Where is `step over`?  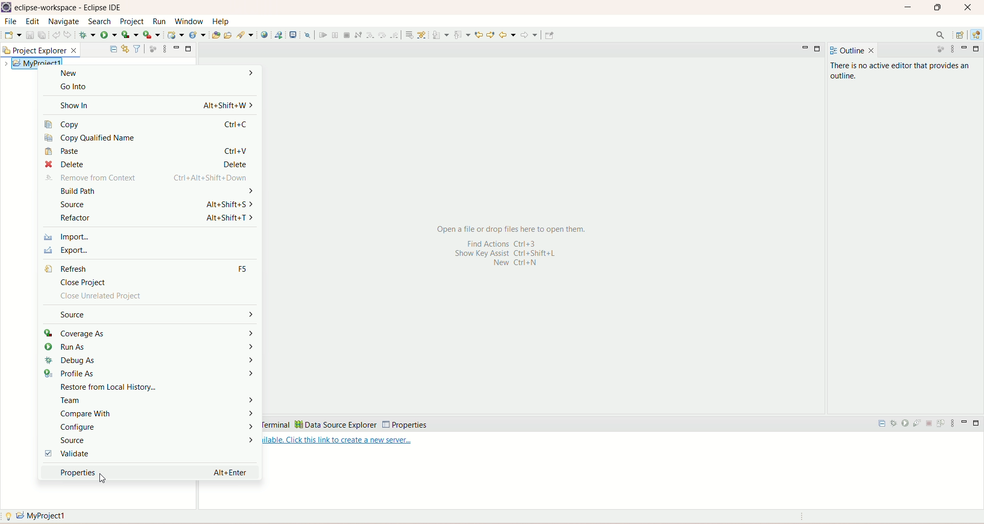 step over is located at coordinates (382, 35).